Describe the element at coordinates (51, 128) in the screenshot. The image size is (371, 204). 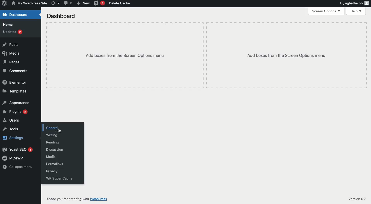
I see `General` at that location.